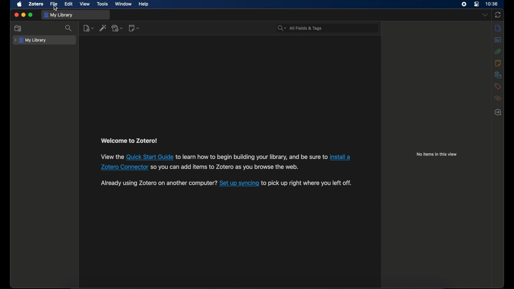 The image size is (514, 289). What do you see at coordinates (118, 28) in the screenshot?
I see `add attachment` at bounding box center [118, 28].